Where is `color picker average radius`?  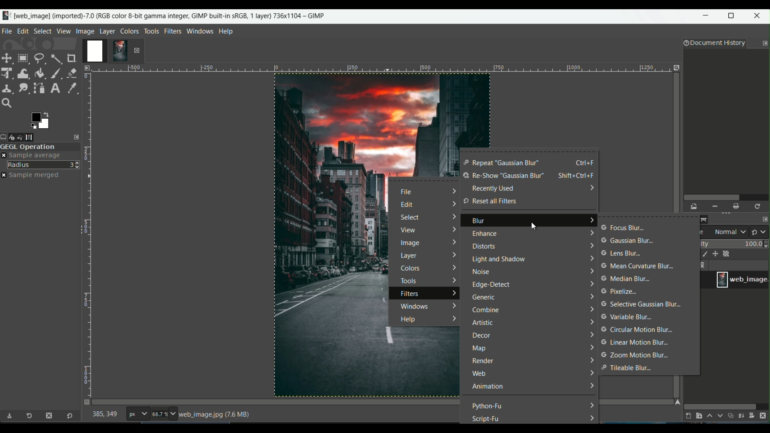
color picker average radius is located at coordinates (44, 164).